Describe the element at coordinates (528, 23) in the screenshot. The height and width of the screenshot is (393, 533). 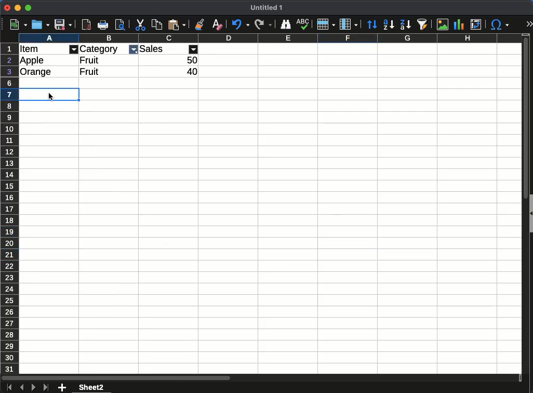
I see `expand` at that location.